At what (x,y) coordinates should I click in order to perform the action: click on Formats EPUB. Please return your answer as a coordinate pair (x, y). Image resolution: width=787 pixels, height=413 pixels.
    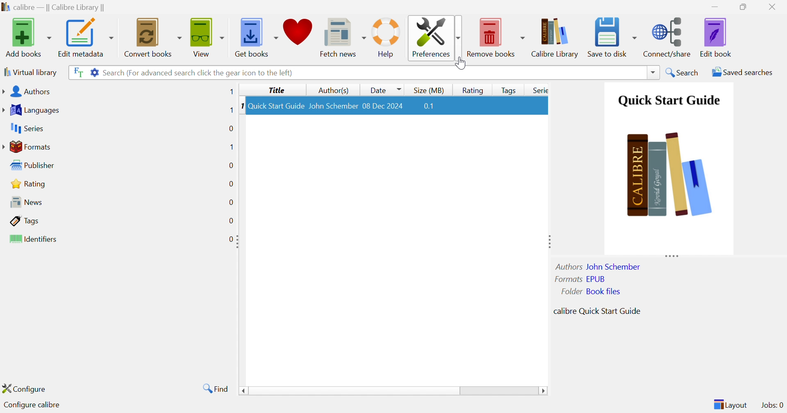
    Looking at the image, I should click on (580, 279).